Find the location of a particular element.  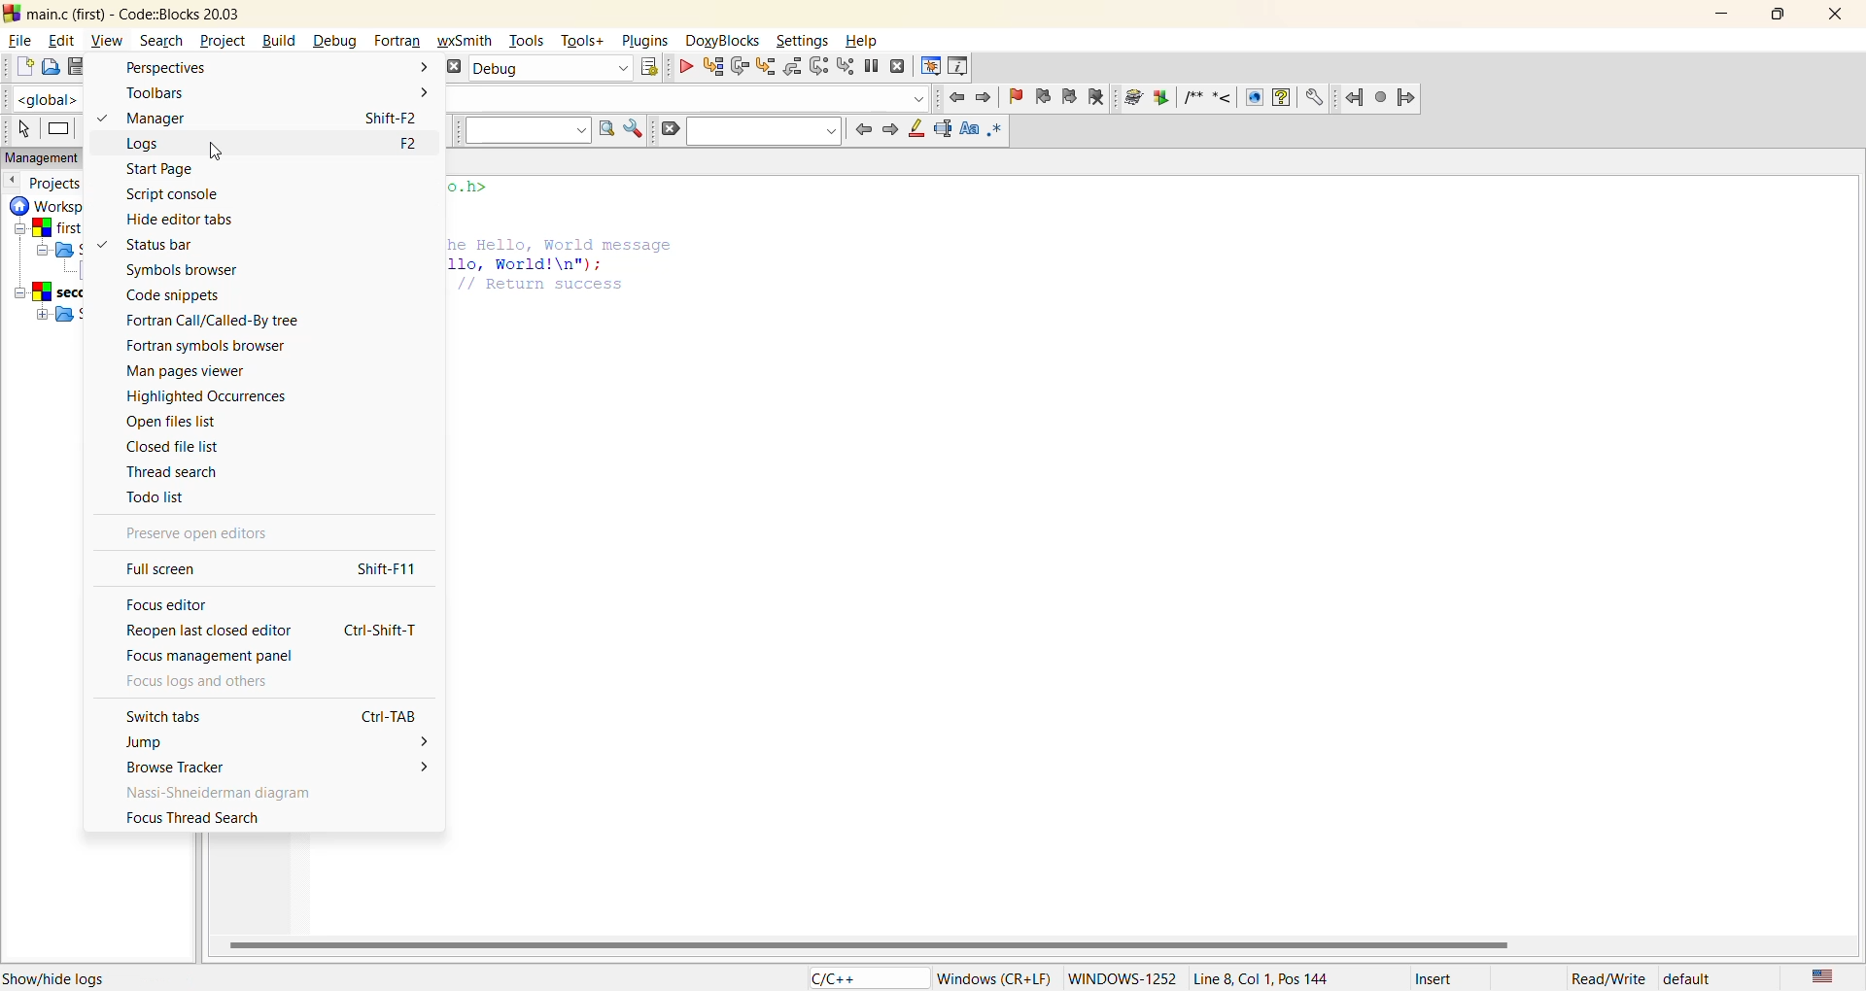

code snippets is located at coordinates (186, 295).